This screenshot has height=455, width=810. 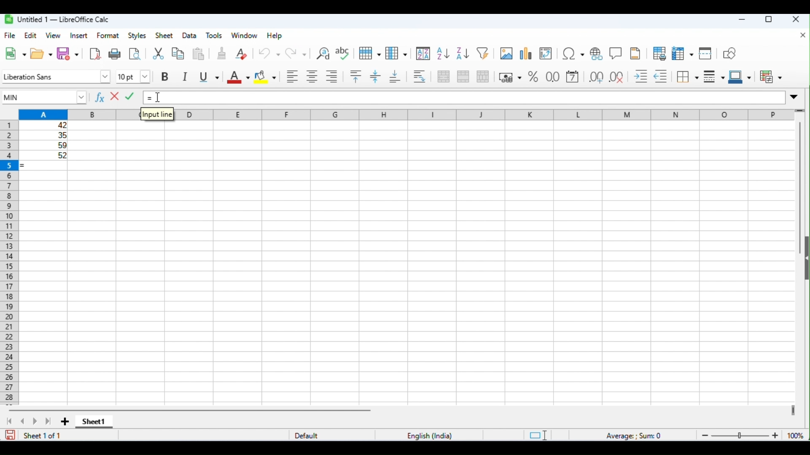 I want to click on clear direct formatting, so click(x=241, y=54).